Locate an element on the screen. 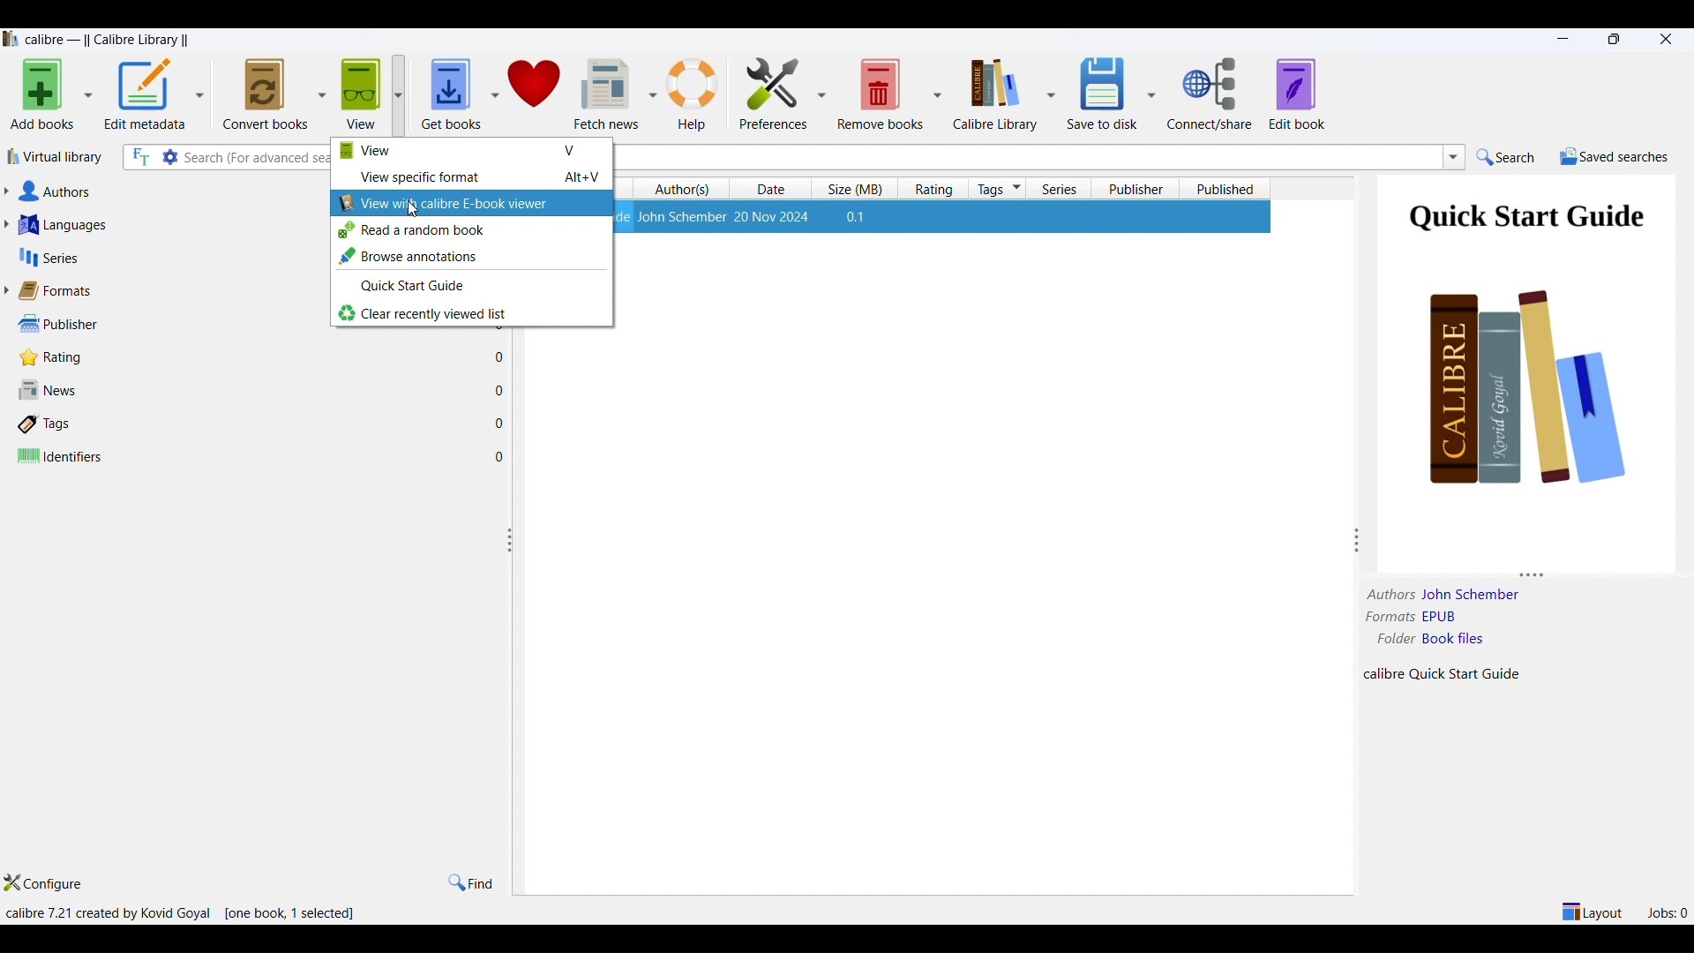  John Schember is located at coordinates (1474, 594).